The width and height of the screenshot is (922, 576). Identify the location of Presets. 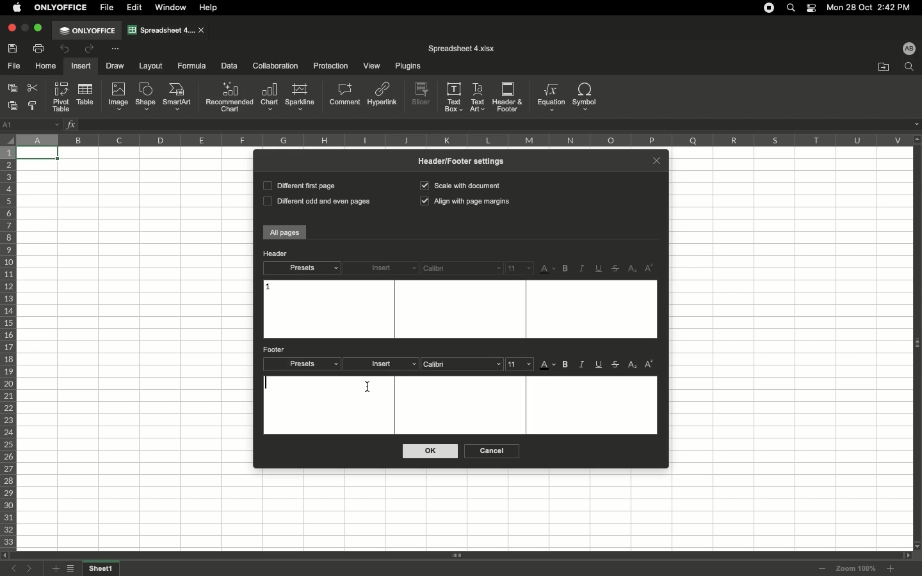
(303, 364).